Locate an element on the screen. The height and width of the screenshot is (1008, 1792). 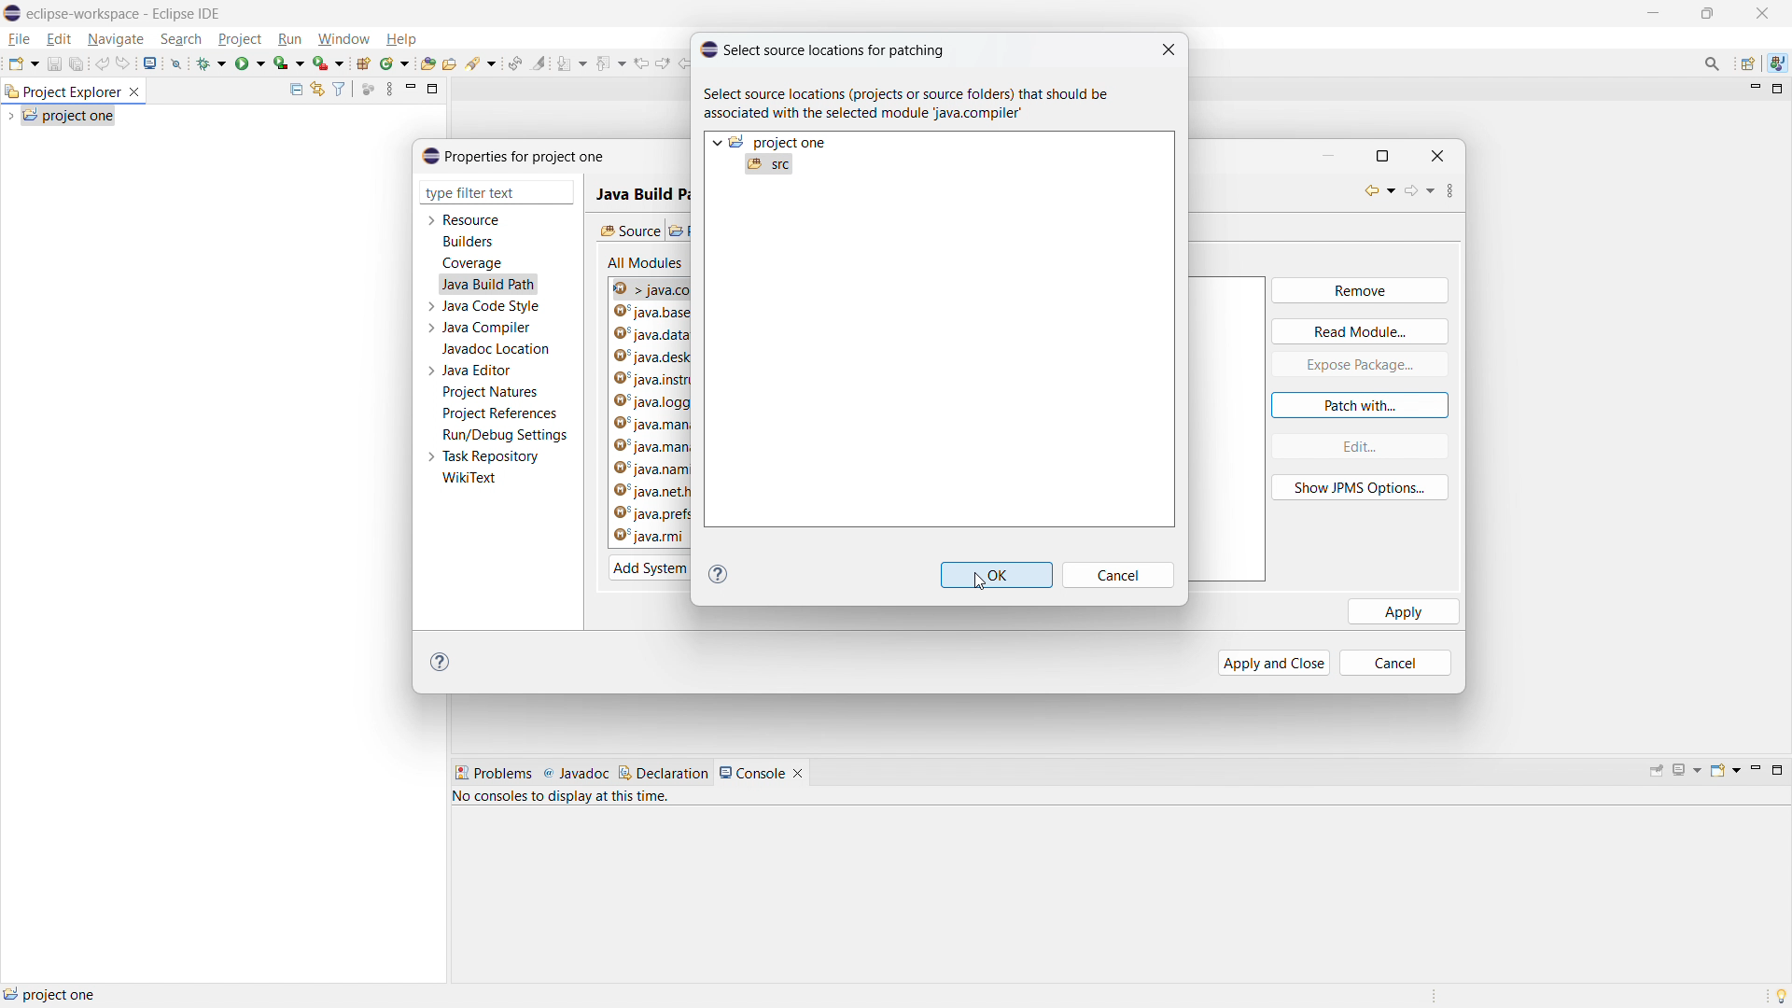
save all is located at coordinates (77, 64).